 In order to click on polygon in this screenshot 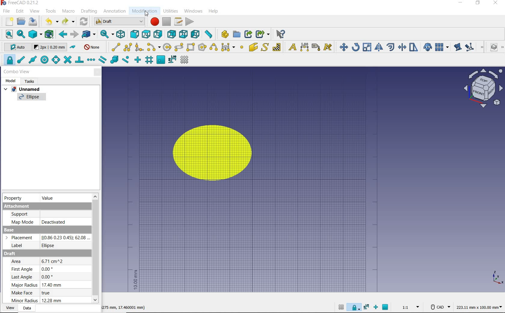, I will do `click(202, 47)`.